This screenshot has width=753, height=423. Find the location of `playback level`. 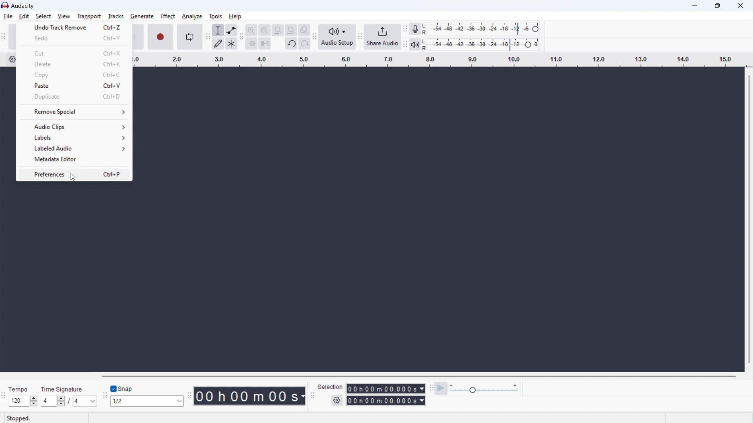

playback level is located at coordinates (473, 44).